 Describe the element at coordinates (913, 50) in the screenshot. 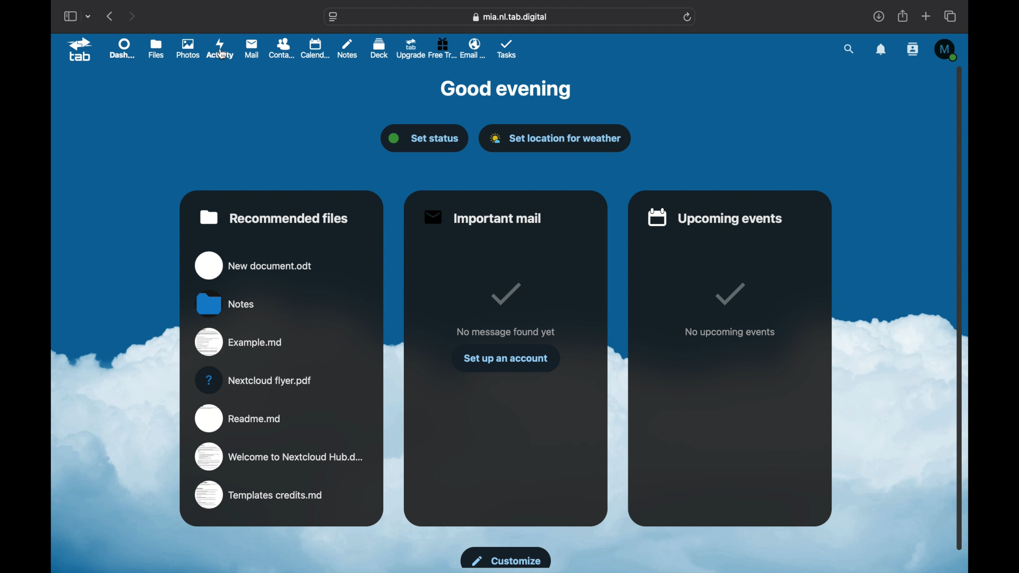

I see `contacts` at that location.